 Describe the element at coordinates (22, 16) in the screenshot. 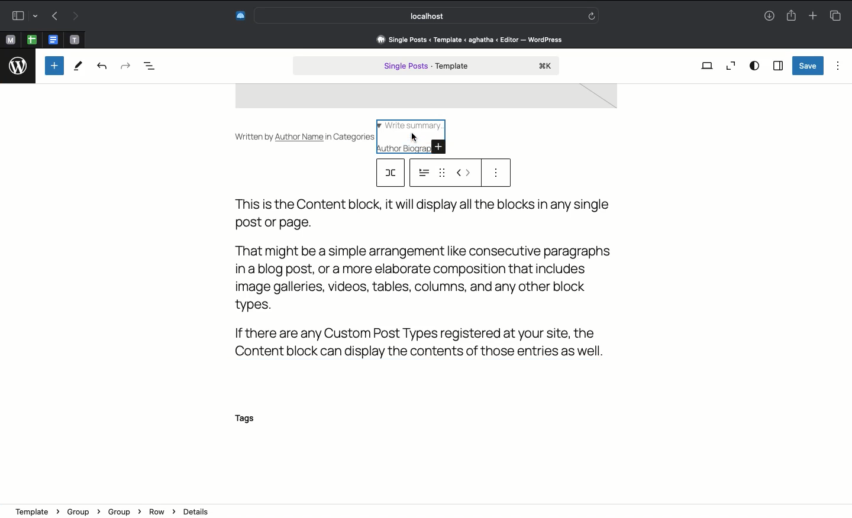

I see `Sidebar` at that location.